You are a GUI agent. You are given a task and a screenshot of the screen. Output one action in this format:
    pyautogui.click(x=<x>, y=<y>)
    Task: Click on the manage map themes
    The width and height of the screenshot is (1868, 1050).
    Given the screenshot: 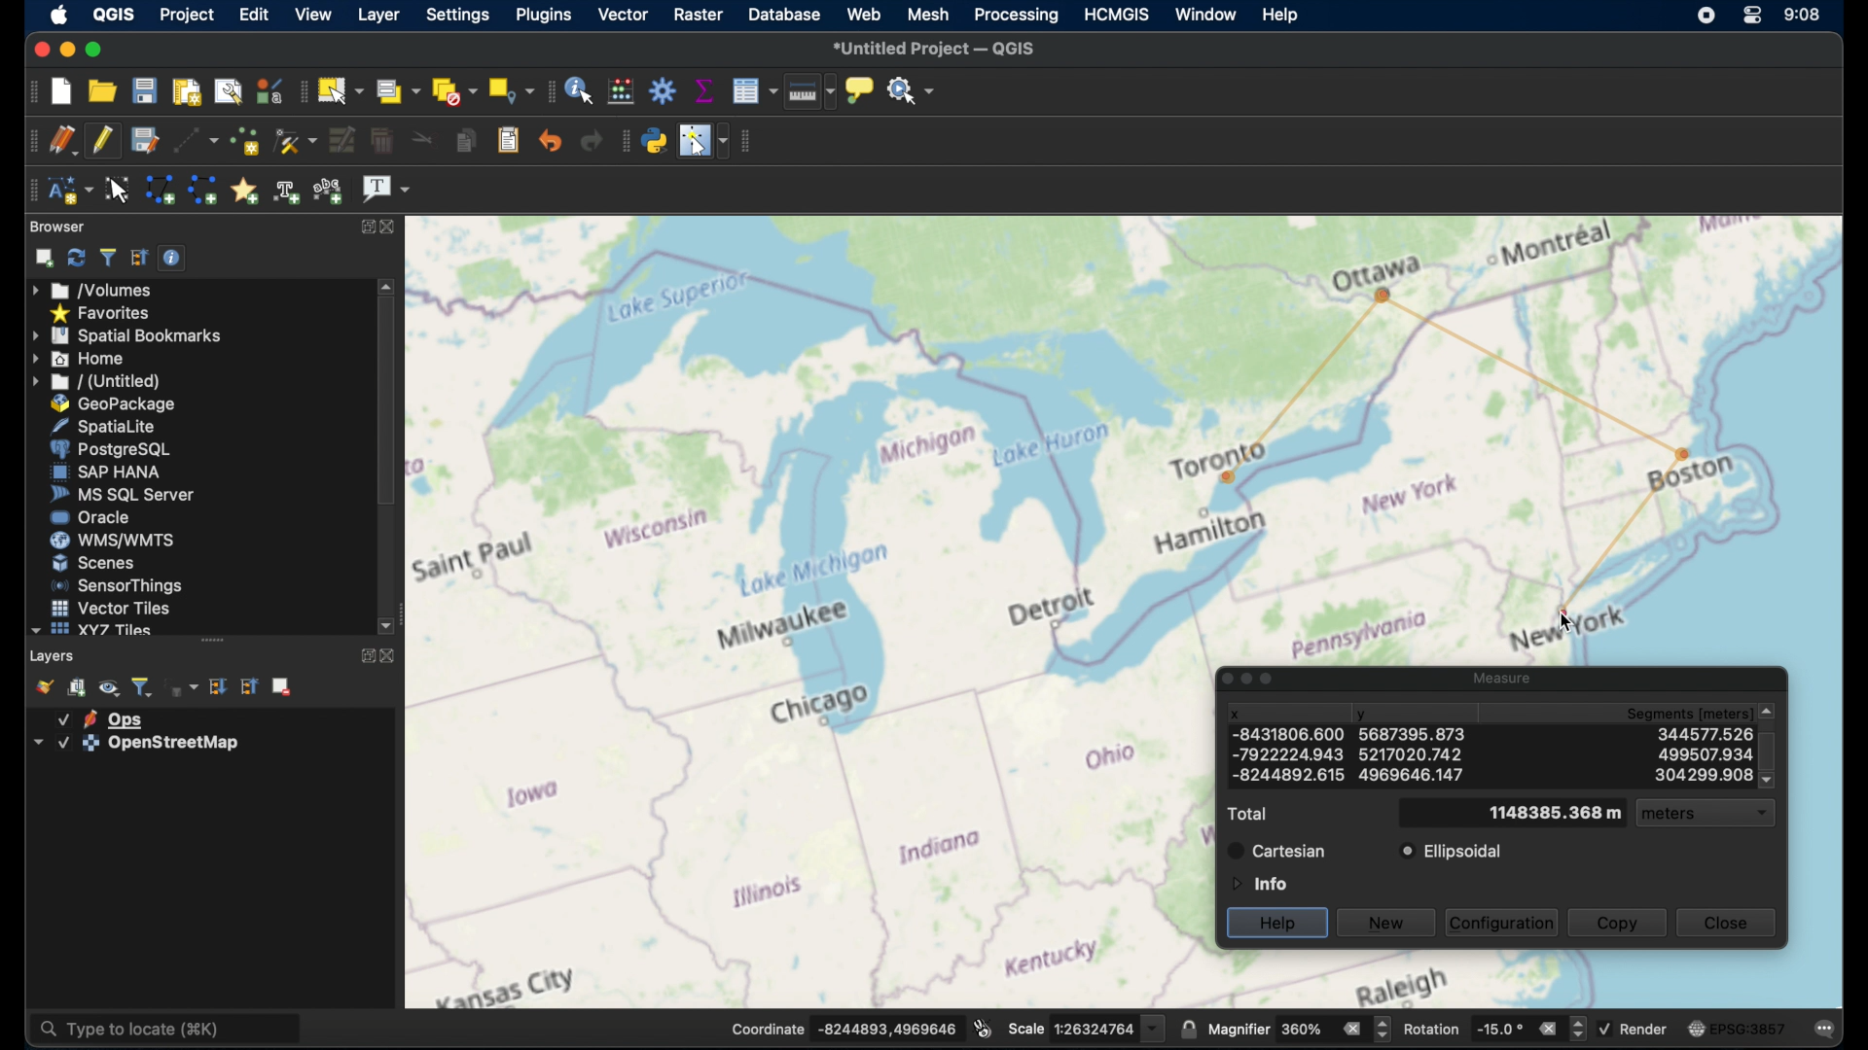 What is the action you would take?
    pyautogui.click(x=109, y=687)
    